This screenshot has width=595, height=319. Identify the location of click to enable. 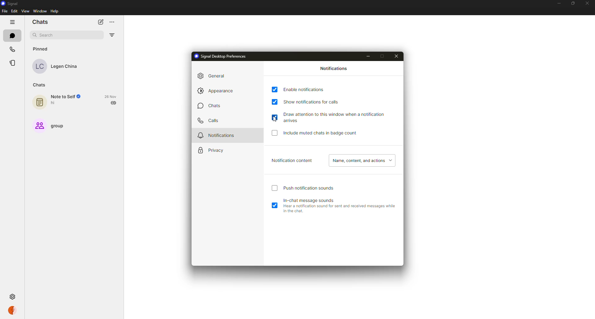
(274, 189).